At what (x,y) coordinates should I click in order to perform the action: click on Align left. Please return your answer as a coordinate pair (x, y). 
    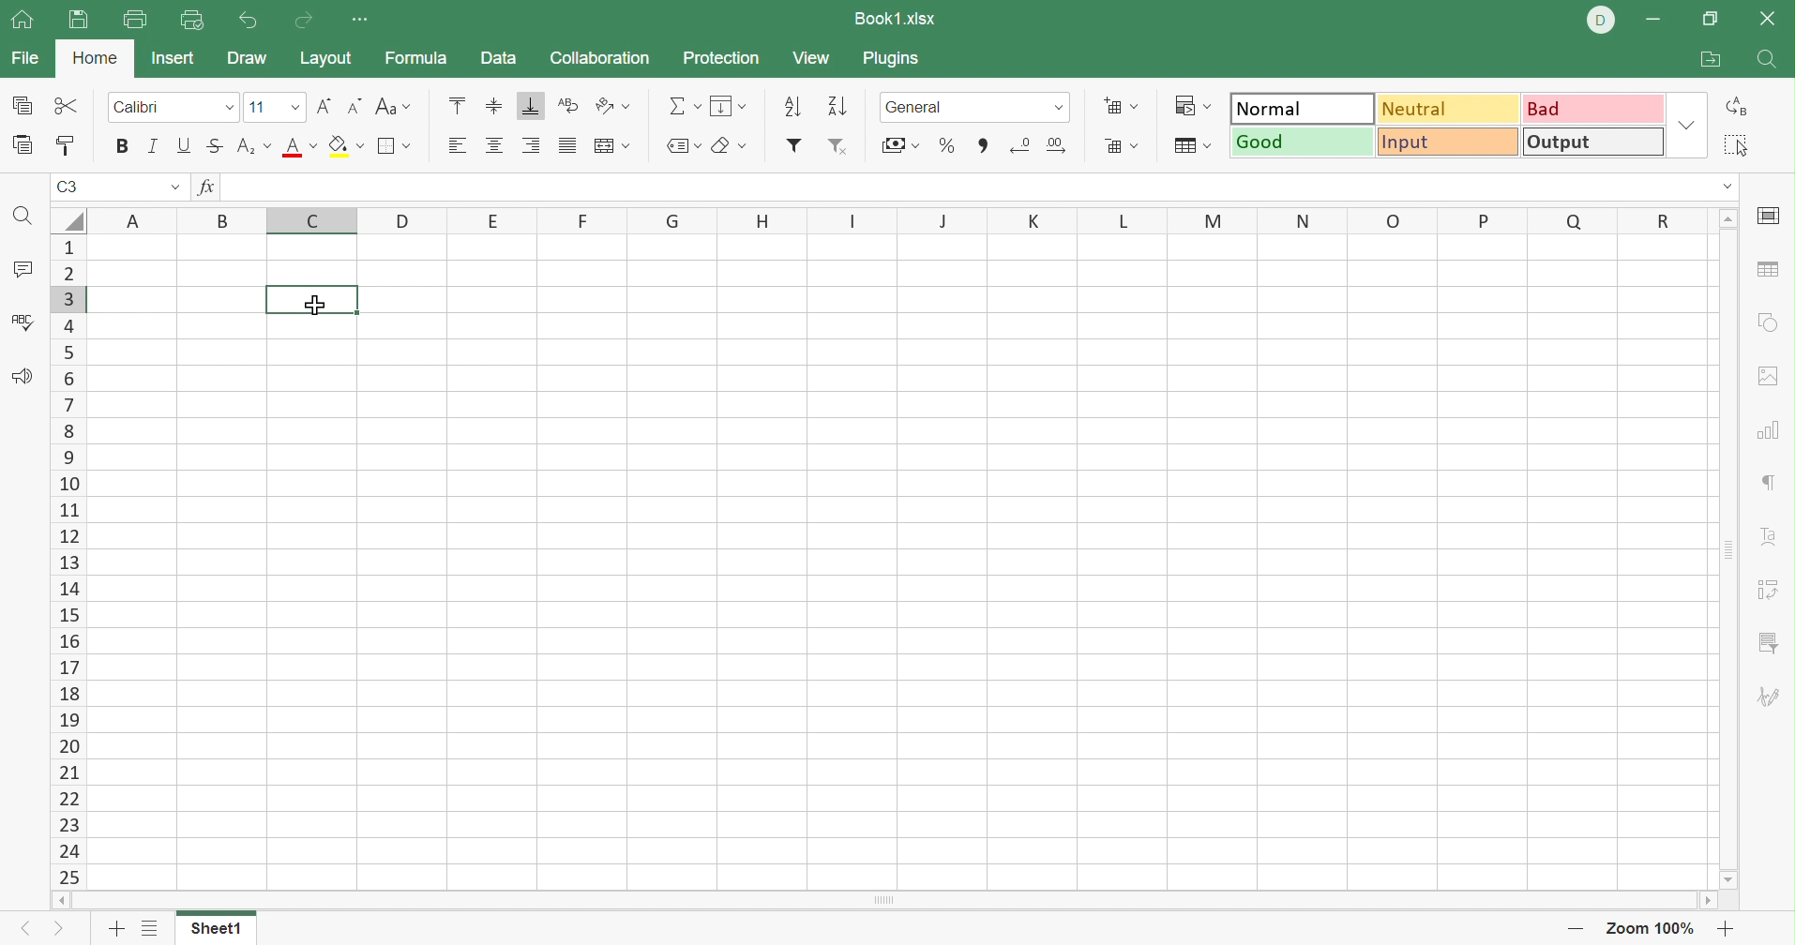
    Looking at the image, I should click on (457, 145).